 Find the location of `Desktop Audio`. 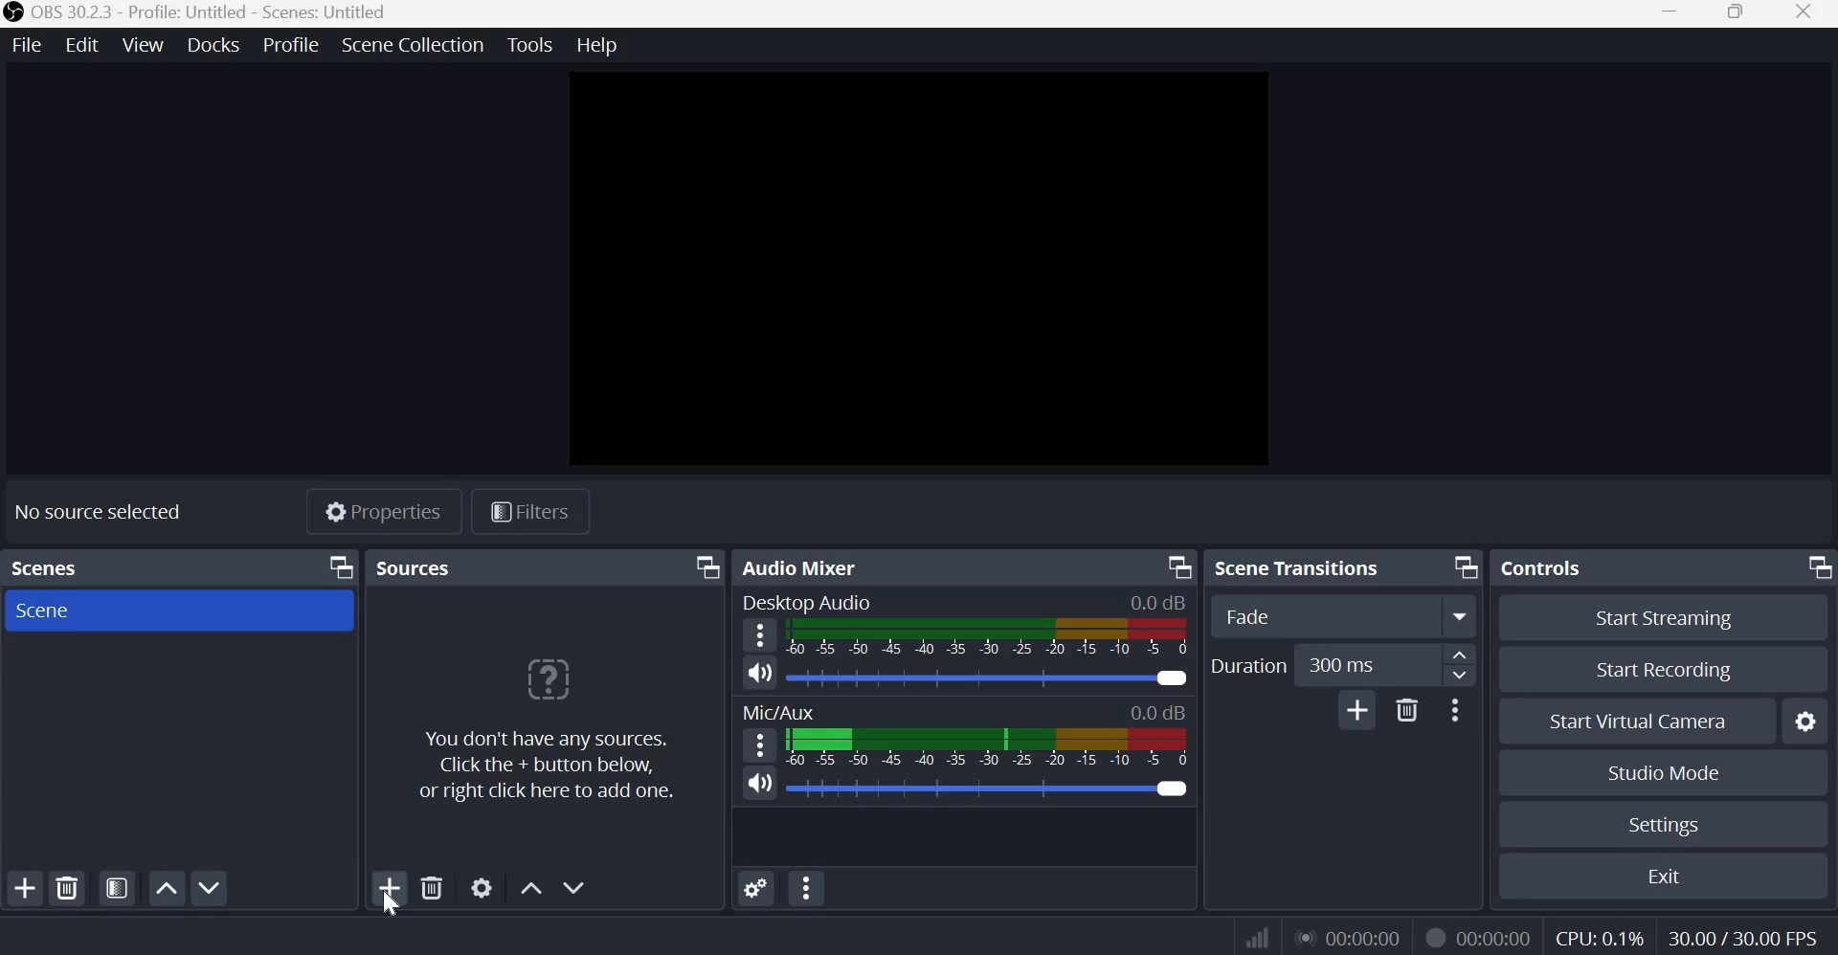

Desktop Audio is located at coordinates (808, 602).